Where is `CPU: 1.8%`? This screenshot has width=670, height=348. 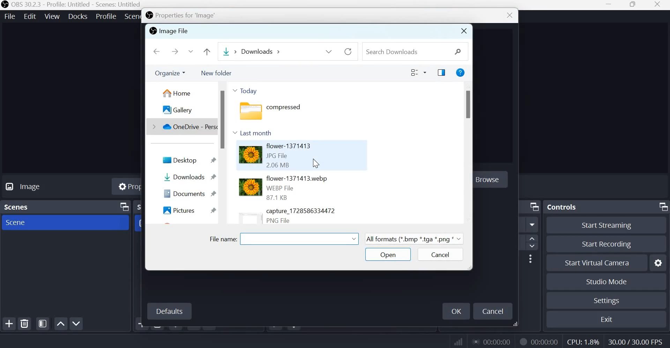
CPU: 1.8% is located at coordinates (582, 340).